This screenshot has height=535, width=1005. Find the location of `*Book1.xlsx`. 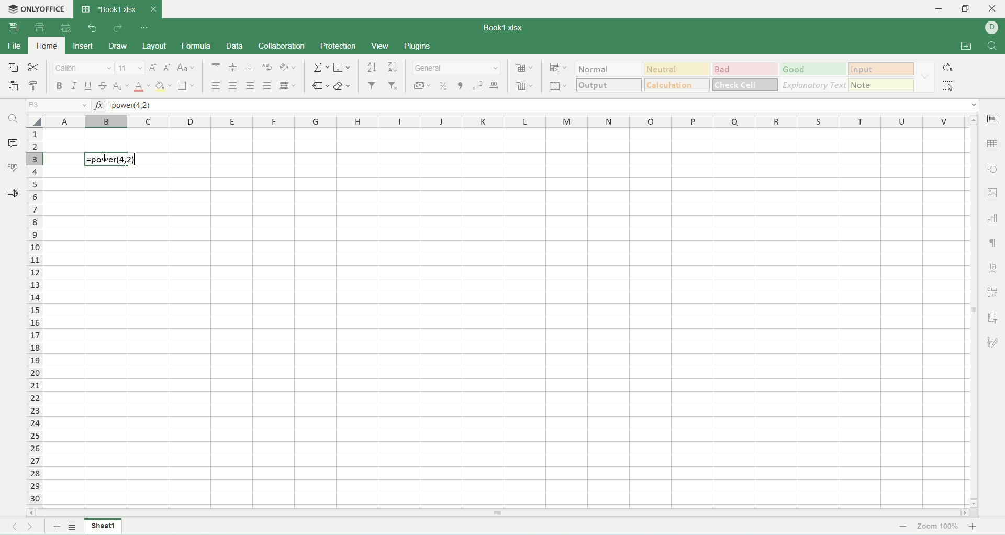

*Book1.xlsx is located at coordinates (117, 8).